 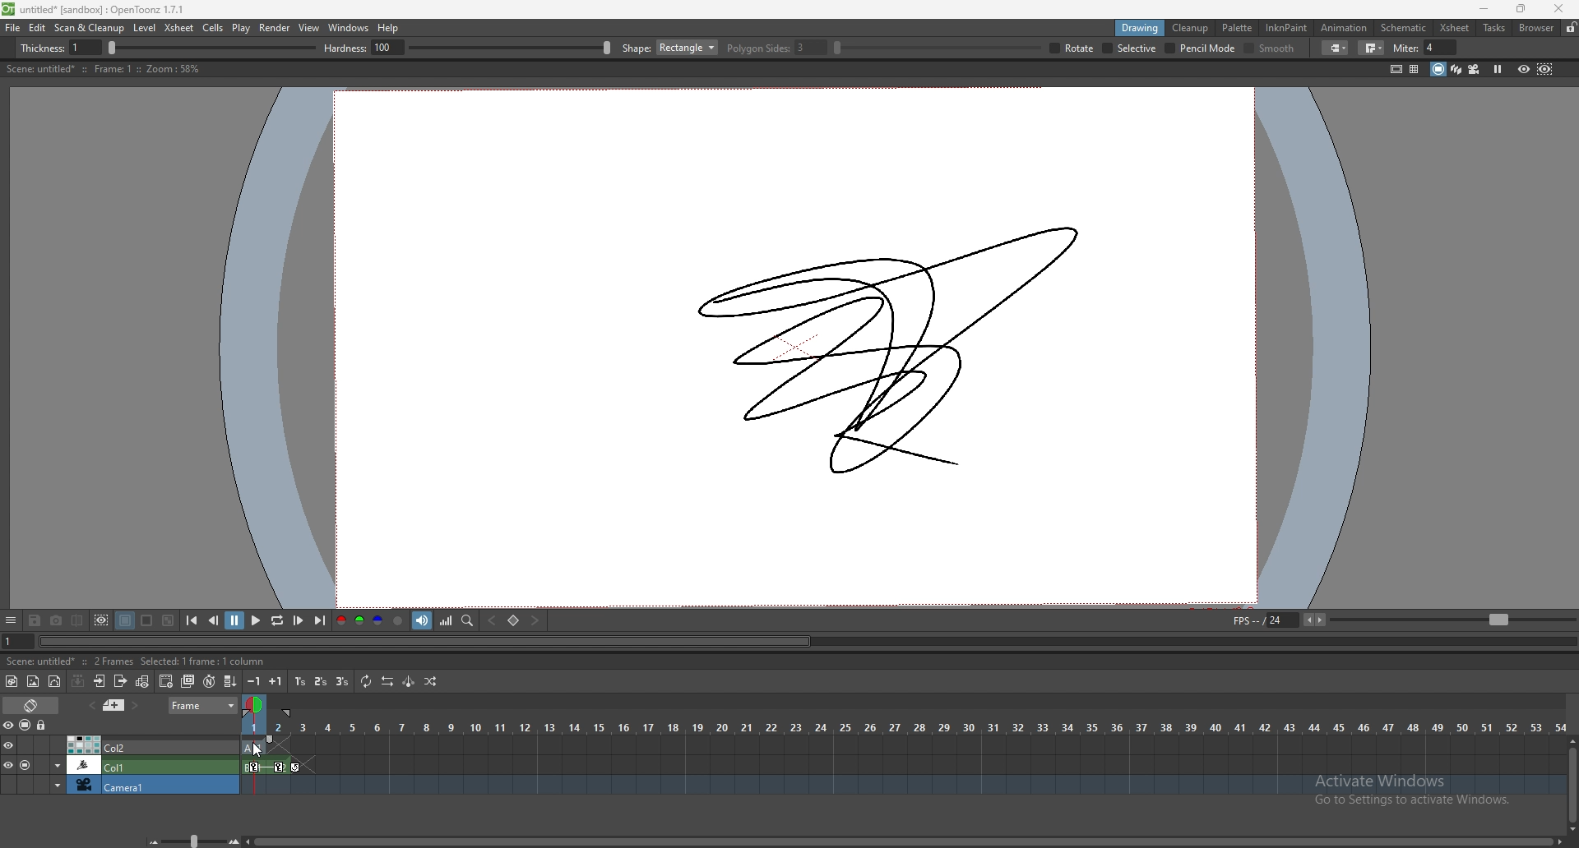 What do you see at coordinates (1484, 9) in the screenshot?
I see `minimize` at bounding box center [1484, 9].